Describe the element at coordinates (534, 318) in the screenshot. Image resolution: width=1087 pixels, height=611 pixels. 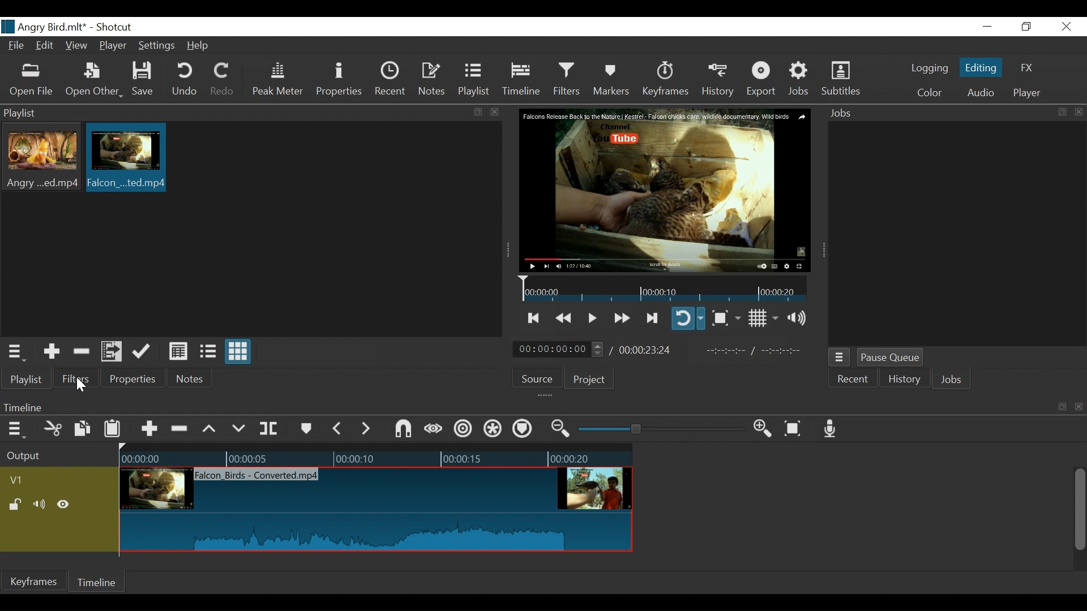
I see `Skip to the previous point` at that location.